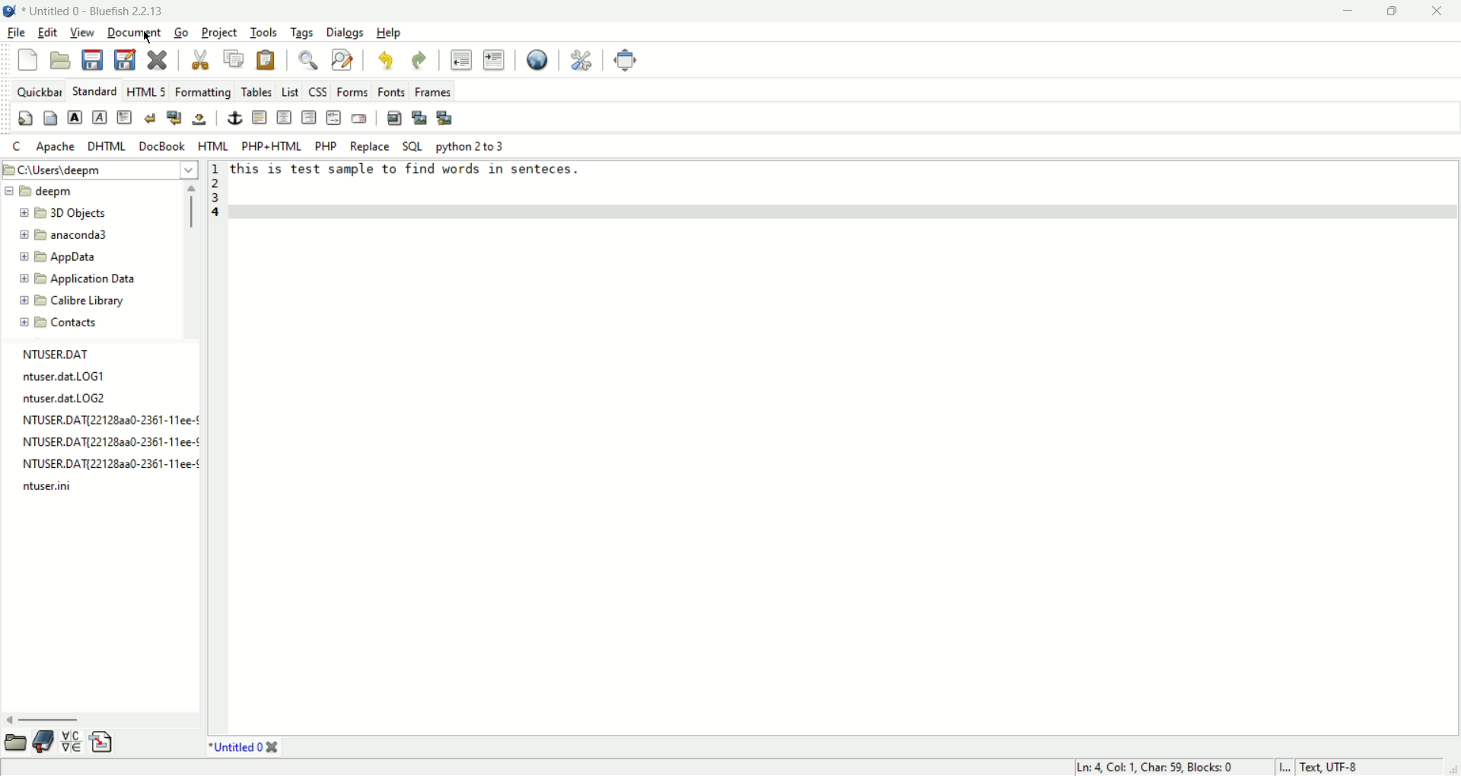  Describe the element at coordinates (148, 37) in the screenshot. I see `cursor` at that location.